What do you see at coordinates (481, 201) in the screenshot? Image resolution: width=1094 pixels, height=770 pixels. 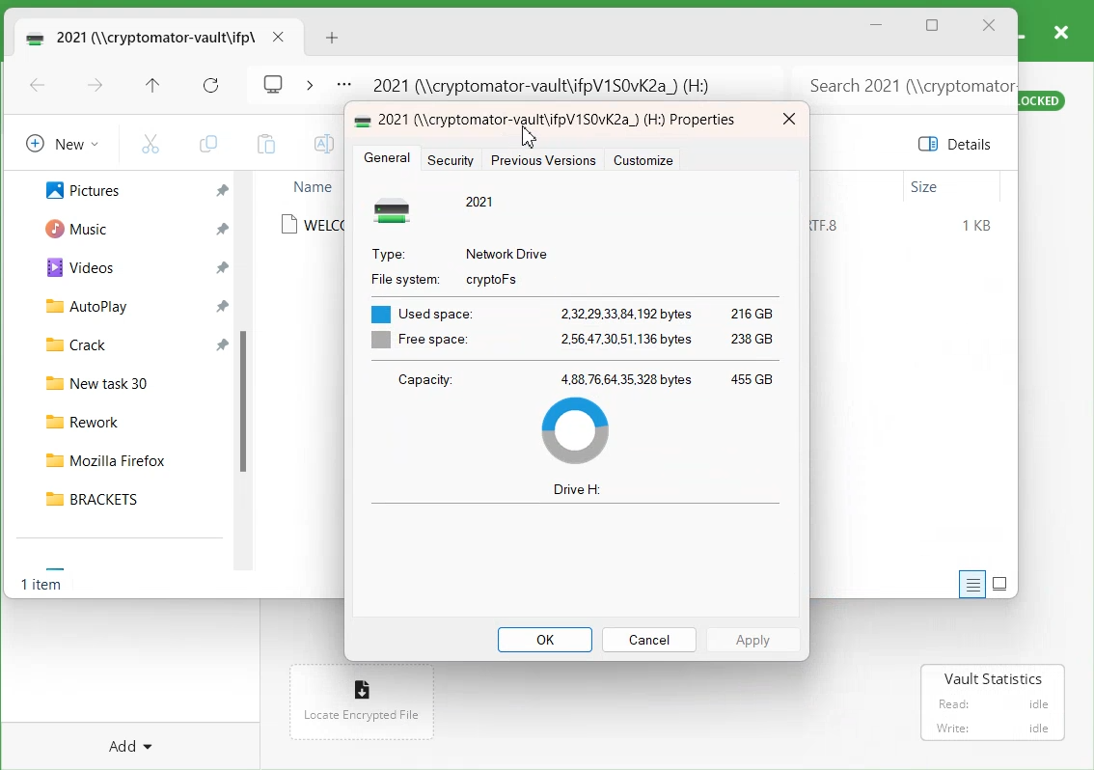 I see `2021` at bounding box center [481, 201].